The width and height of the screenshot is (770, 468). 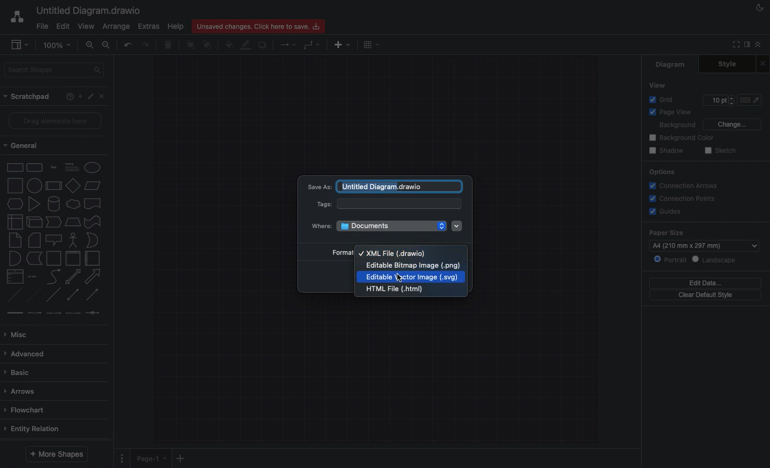 What do you see at coordinates (683, 199) in the screenshot?
I see `Connections points` at bounding box center [683, 199].